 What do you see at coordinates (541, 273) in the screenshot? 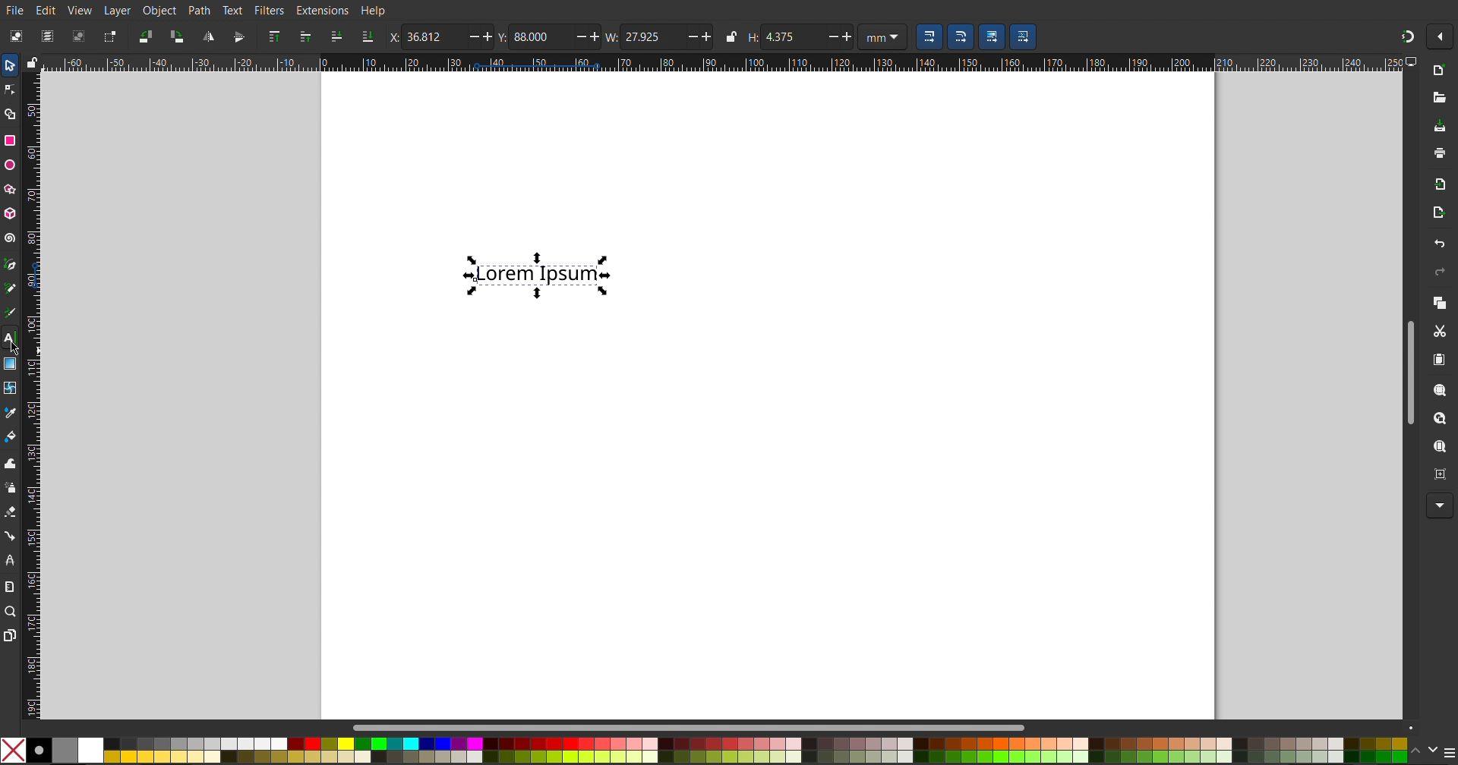
I see `Lorem Ipsum` at bounding box center [541, 273].